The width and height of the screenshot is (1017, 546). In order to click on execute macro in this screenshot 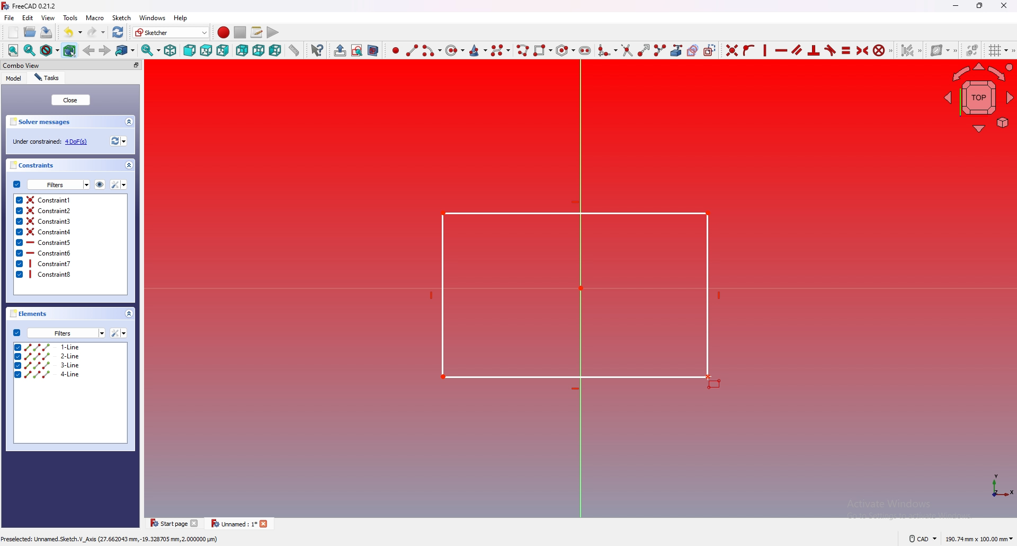, I will do `click(273, 32)`.